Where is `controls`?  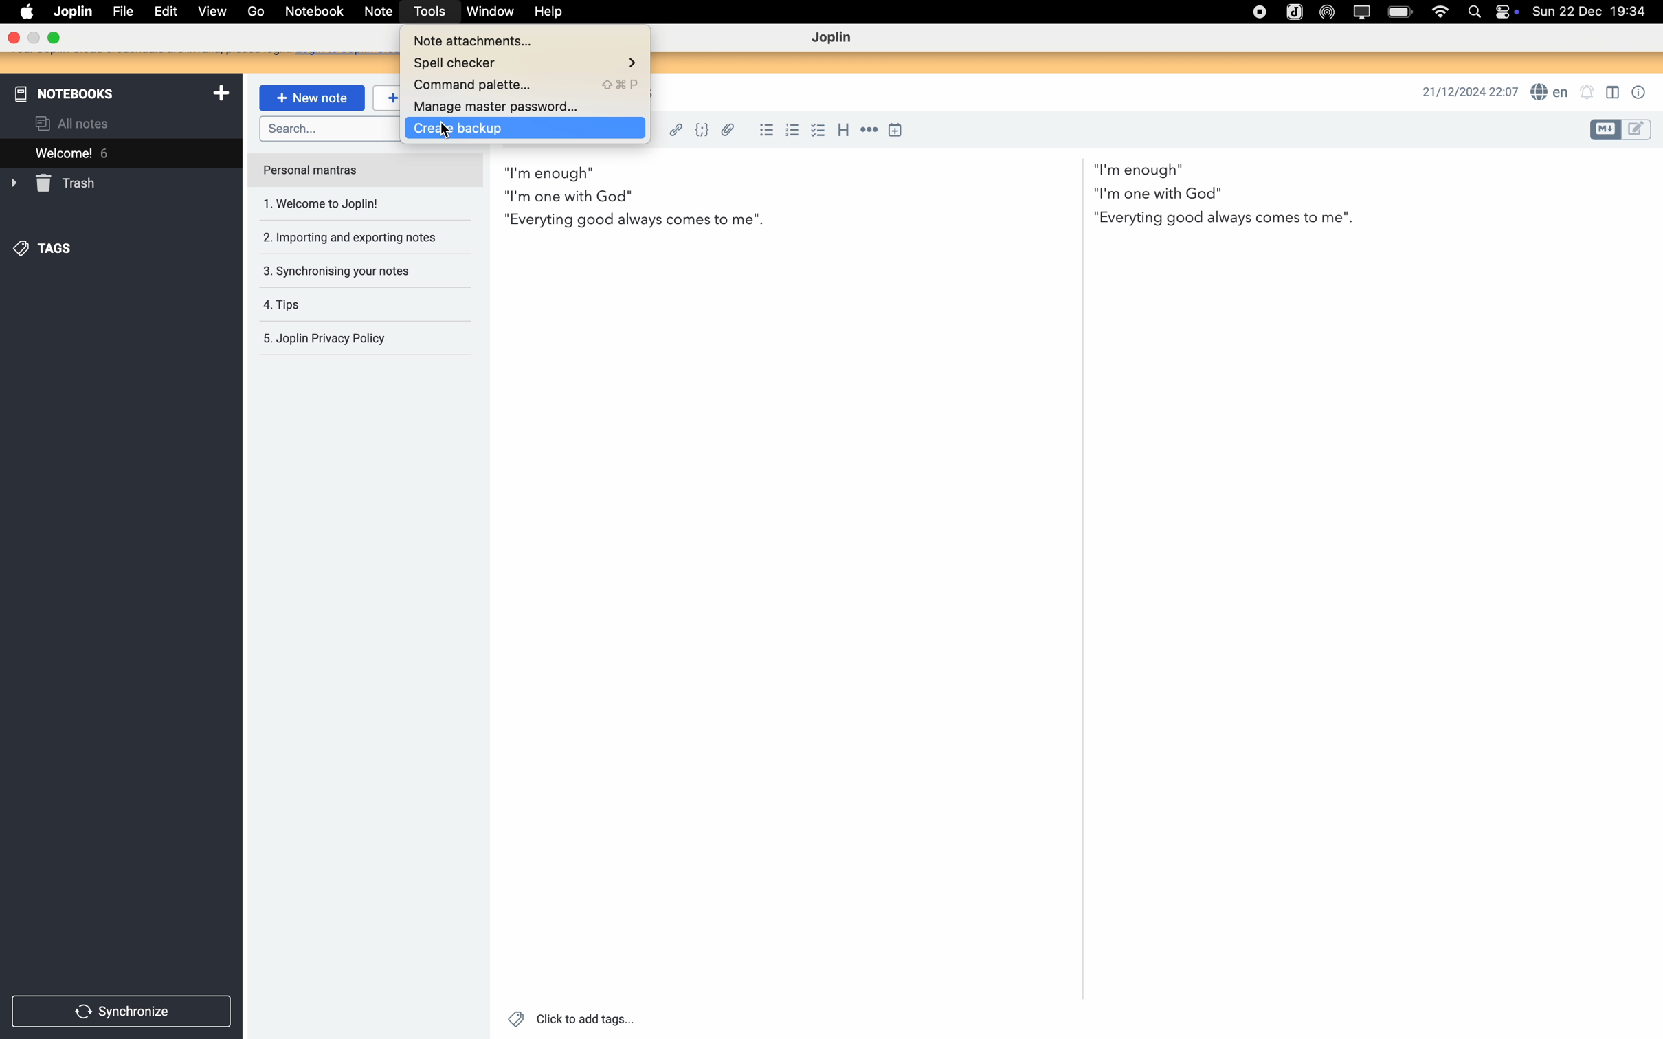 controls is located at coordinates (1507, 12).